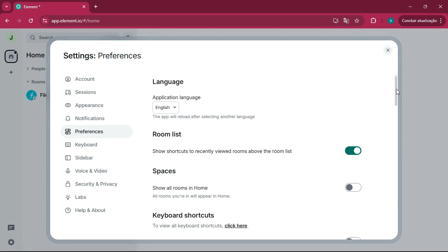 The height and width of the screenshot is (252, 448). Describe the element at coordinates (7, 7) in the screenshot. I see `more` at that location.